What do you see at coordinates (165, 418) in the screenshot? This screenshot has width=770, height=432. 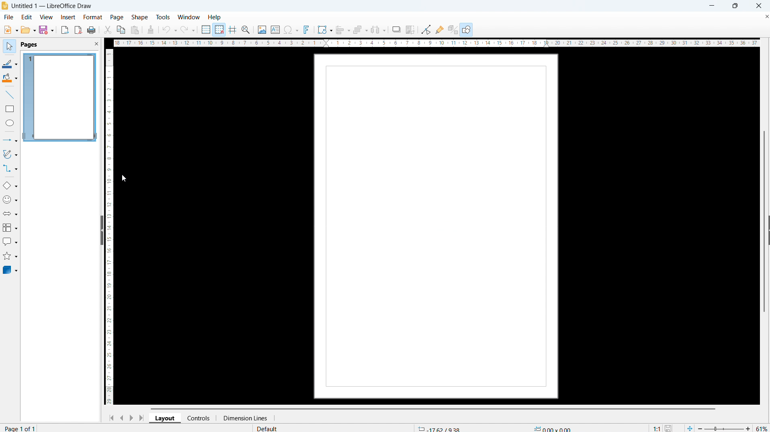 I see `layout` at bounding box center [165, 418].